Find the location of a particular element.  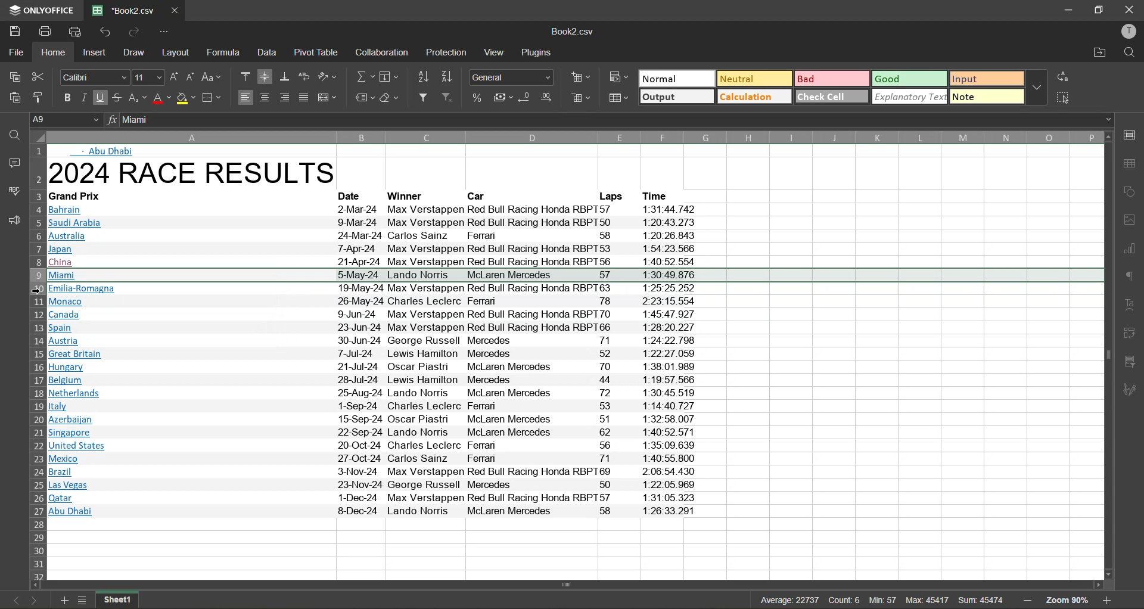

explanatory text is located at coordinates (909, 97).